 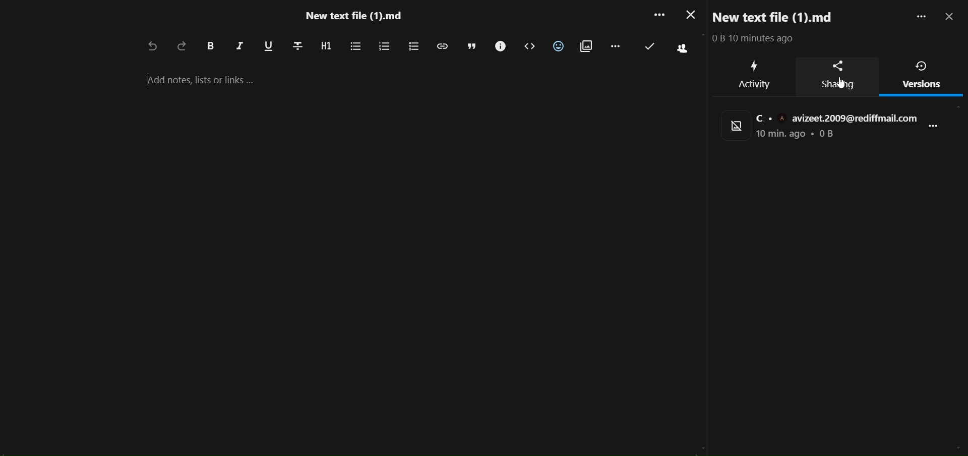 I want to click on sharing, so click(x=838, y=86).